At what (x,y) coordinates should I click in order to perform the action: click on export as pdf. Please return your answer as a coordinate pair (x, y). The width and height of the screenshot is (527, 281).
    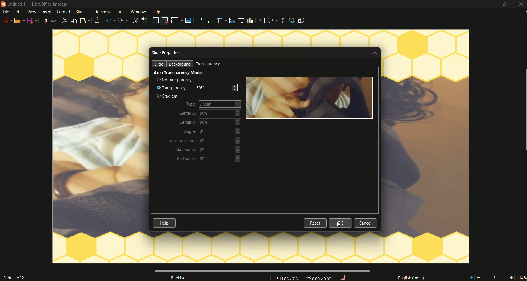
    Looking at the image, I should click on (44, 21).